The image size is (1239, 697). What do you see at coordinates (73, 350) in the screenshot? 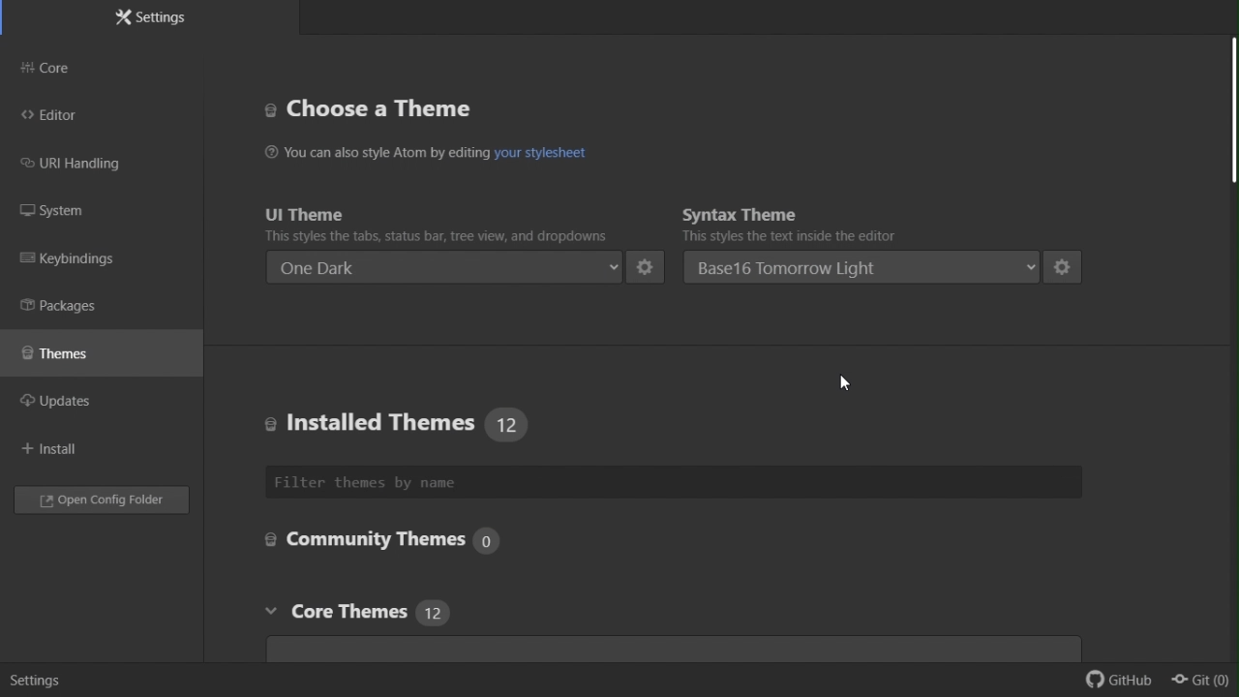
I see `themes` at bounding box center [73, 350].